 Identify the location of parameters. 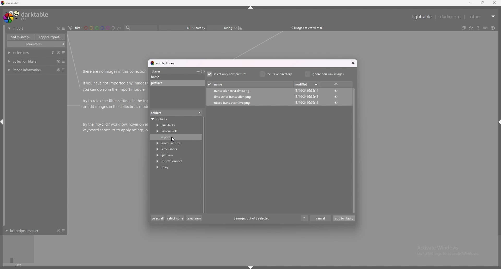
(36, 44).